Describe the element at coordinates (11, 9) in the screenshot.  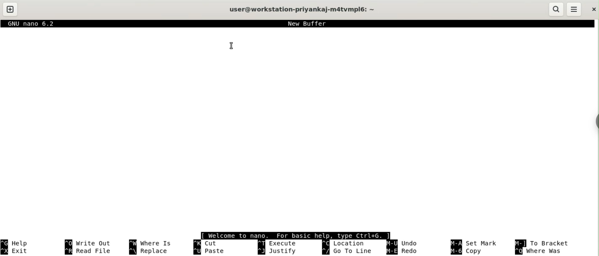
I see `new tab` at that location.